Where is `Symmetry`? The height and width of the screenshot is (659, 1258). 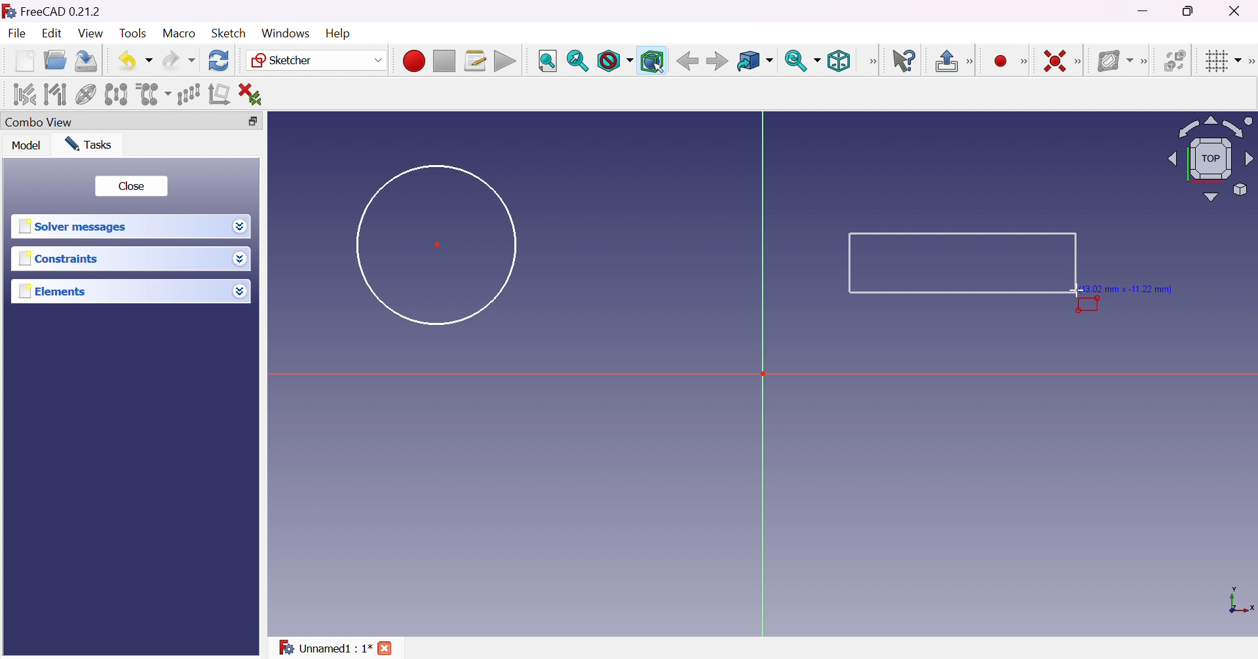 Symmetry is located at coordinates (117, 94).